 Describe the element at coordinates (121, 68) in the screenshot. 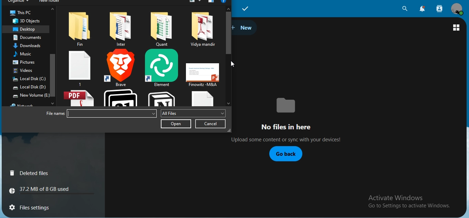

I see `brave` at that location.